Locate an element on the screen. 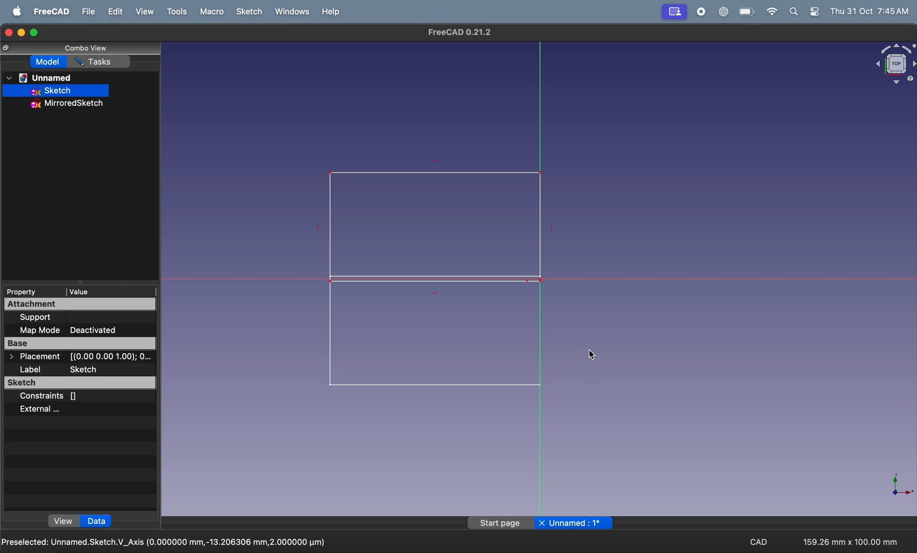  maximize is located at coordinates (36, 34).